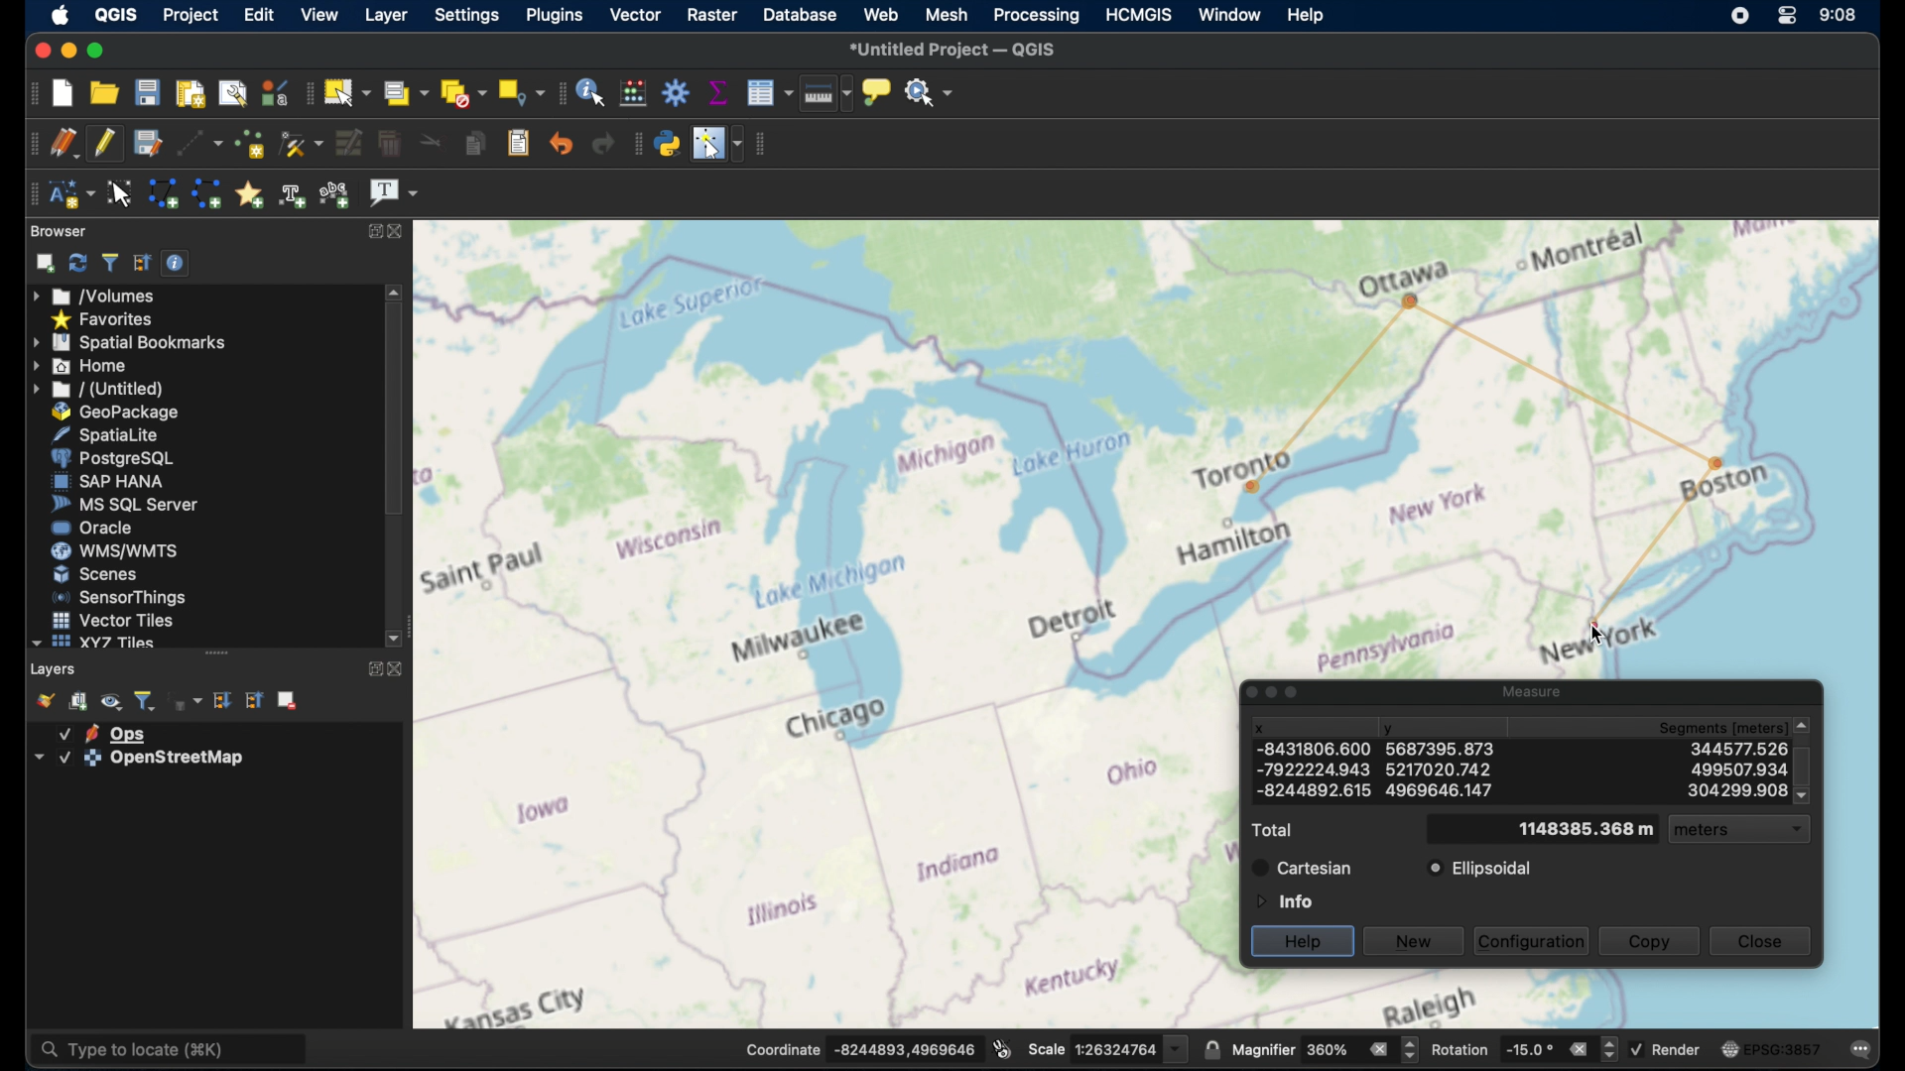  I want to click on python console, so click(668, 141).